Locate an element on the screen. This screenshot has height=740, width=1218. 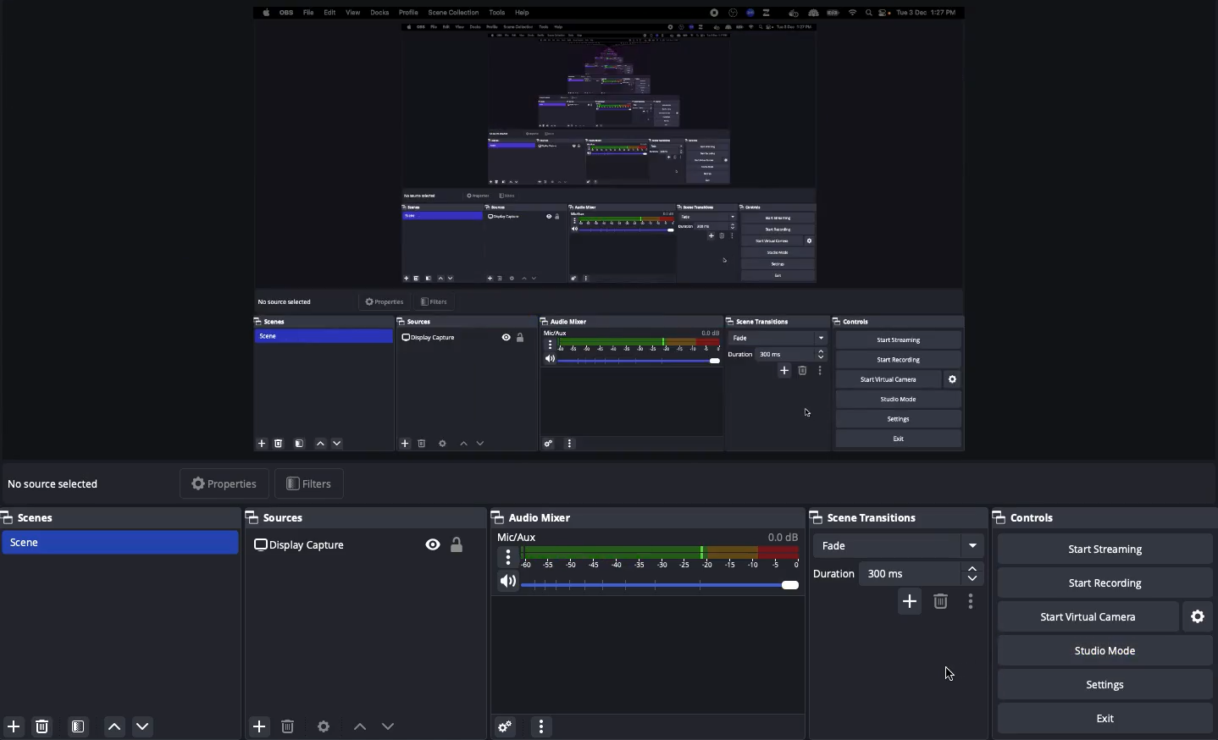
Source preferences is located at coordinates (322, 726).